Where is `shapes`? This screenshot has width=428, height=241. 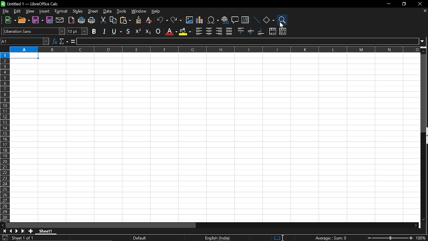 shapes is located at coordinates (269, 20).